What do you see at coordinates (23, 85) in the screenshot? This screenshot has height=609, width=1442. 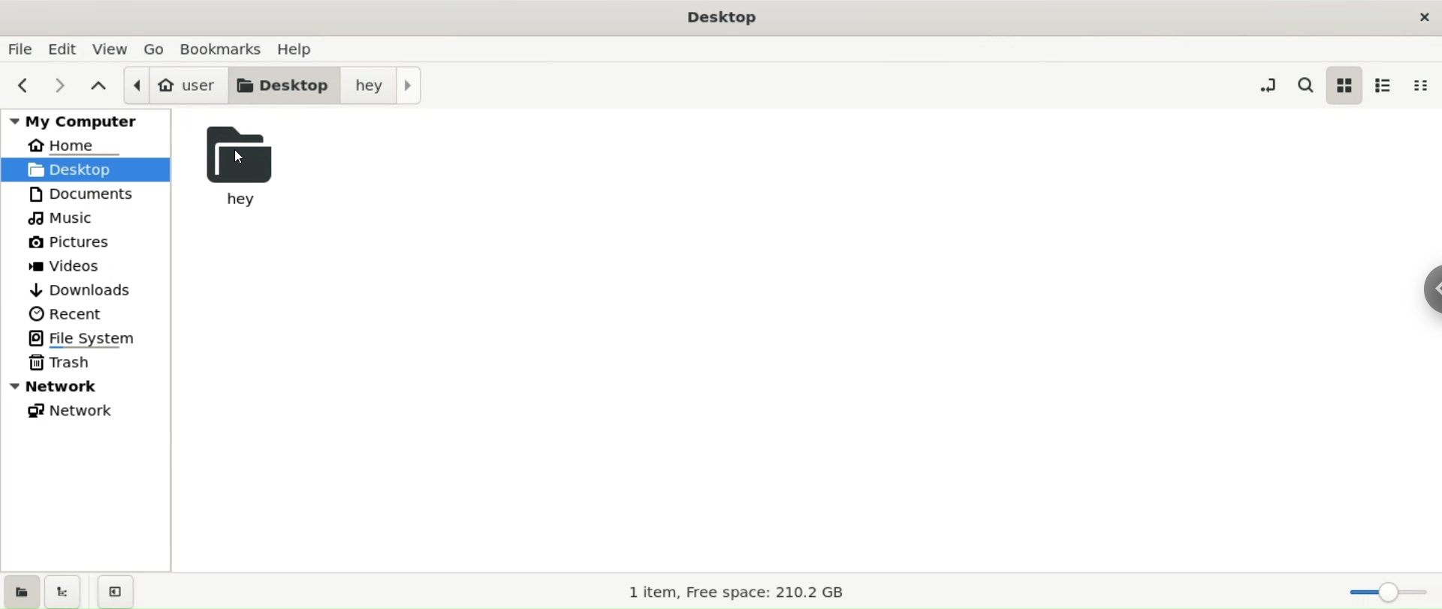 I see `previous` at bounding box center [23, 85].